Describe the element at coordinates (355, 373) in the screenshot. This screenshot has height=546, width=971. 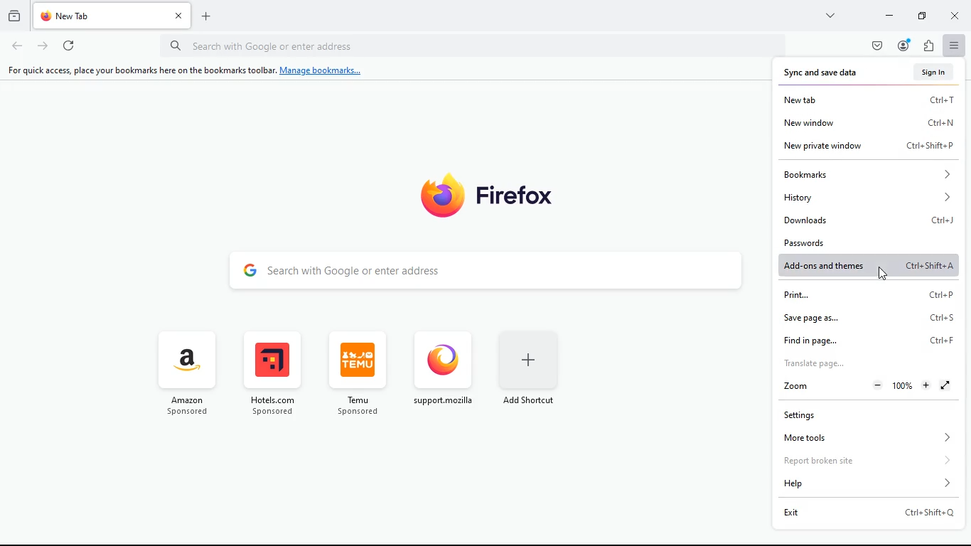
I see `temu` at that location.